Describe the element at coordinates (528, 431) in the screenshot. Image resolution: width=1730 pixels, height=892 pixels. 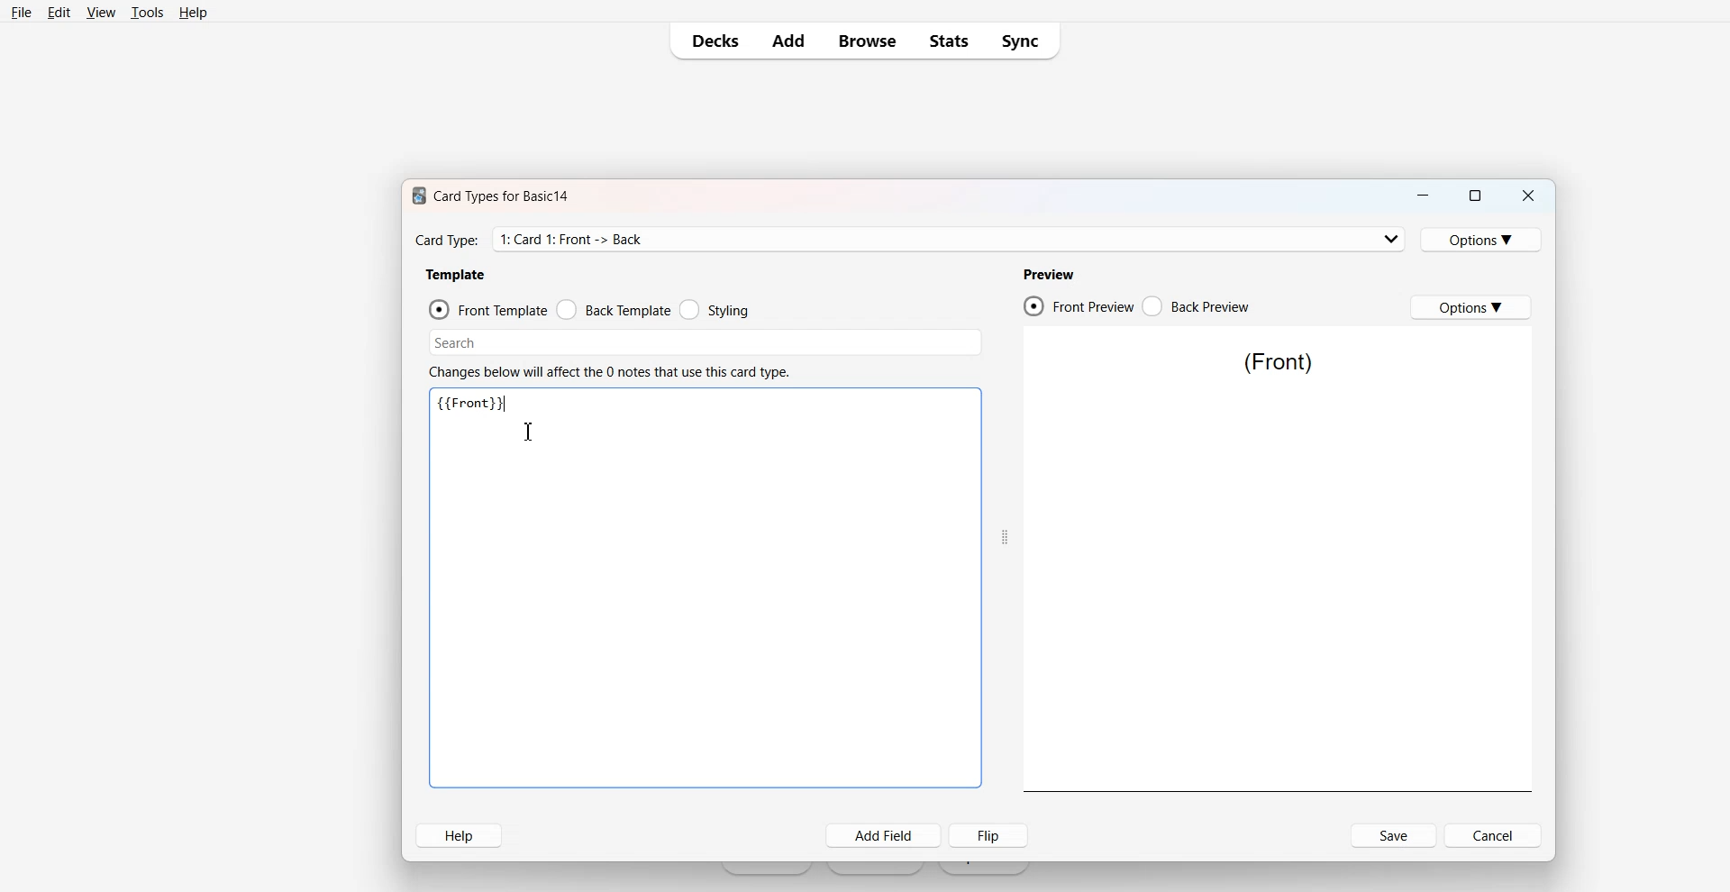
I see `Text cursor` at that location.